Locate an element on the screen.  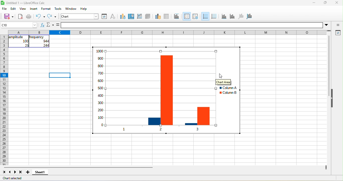
column headings is located at coordinates (169, 32).